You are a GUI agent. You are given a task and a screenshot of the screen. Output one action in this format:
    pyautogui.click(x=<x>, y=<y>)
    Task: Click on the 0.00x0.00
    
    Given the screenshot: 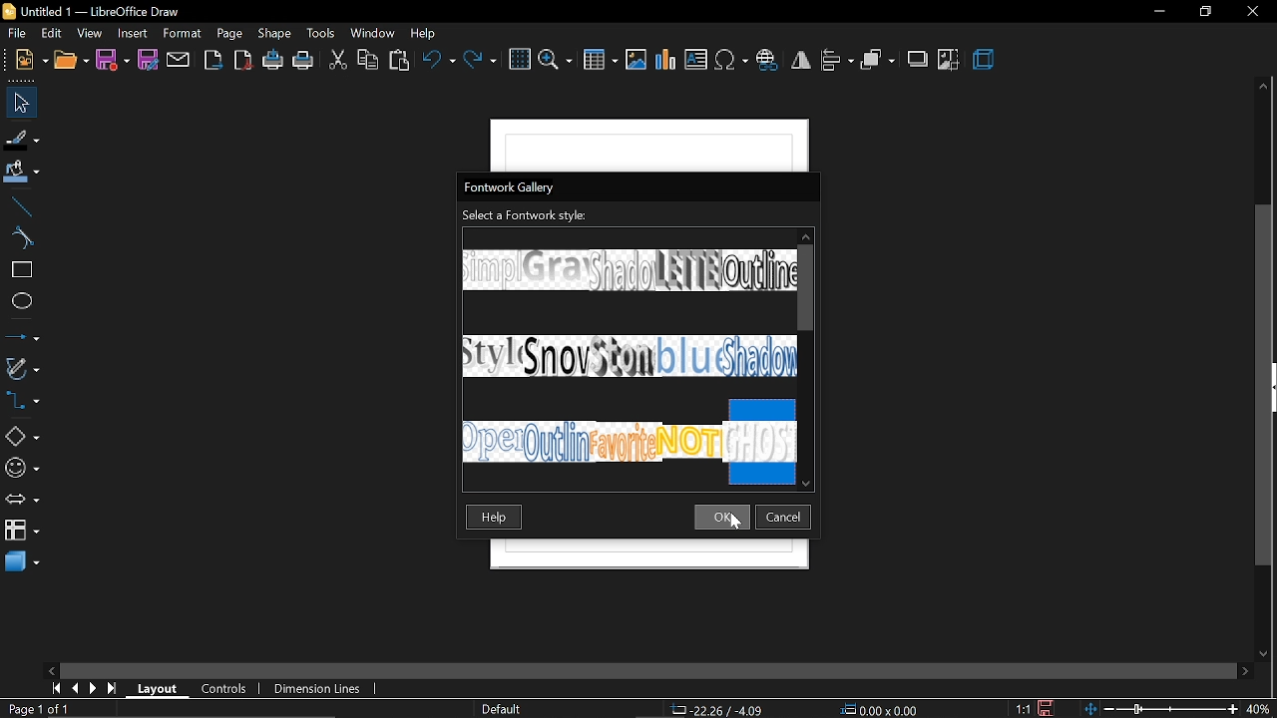 What is the action you would take?
    pyautogui.click(x=884, y=710)
    